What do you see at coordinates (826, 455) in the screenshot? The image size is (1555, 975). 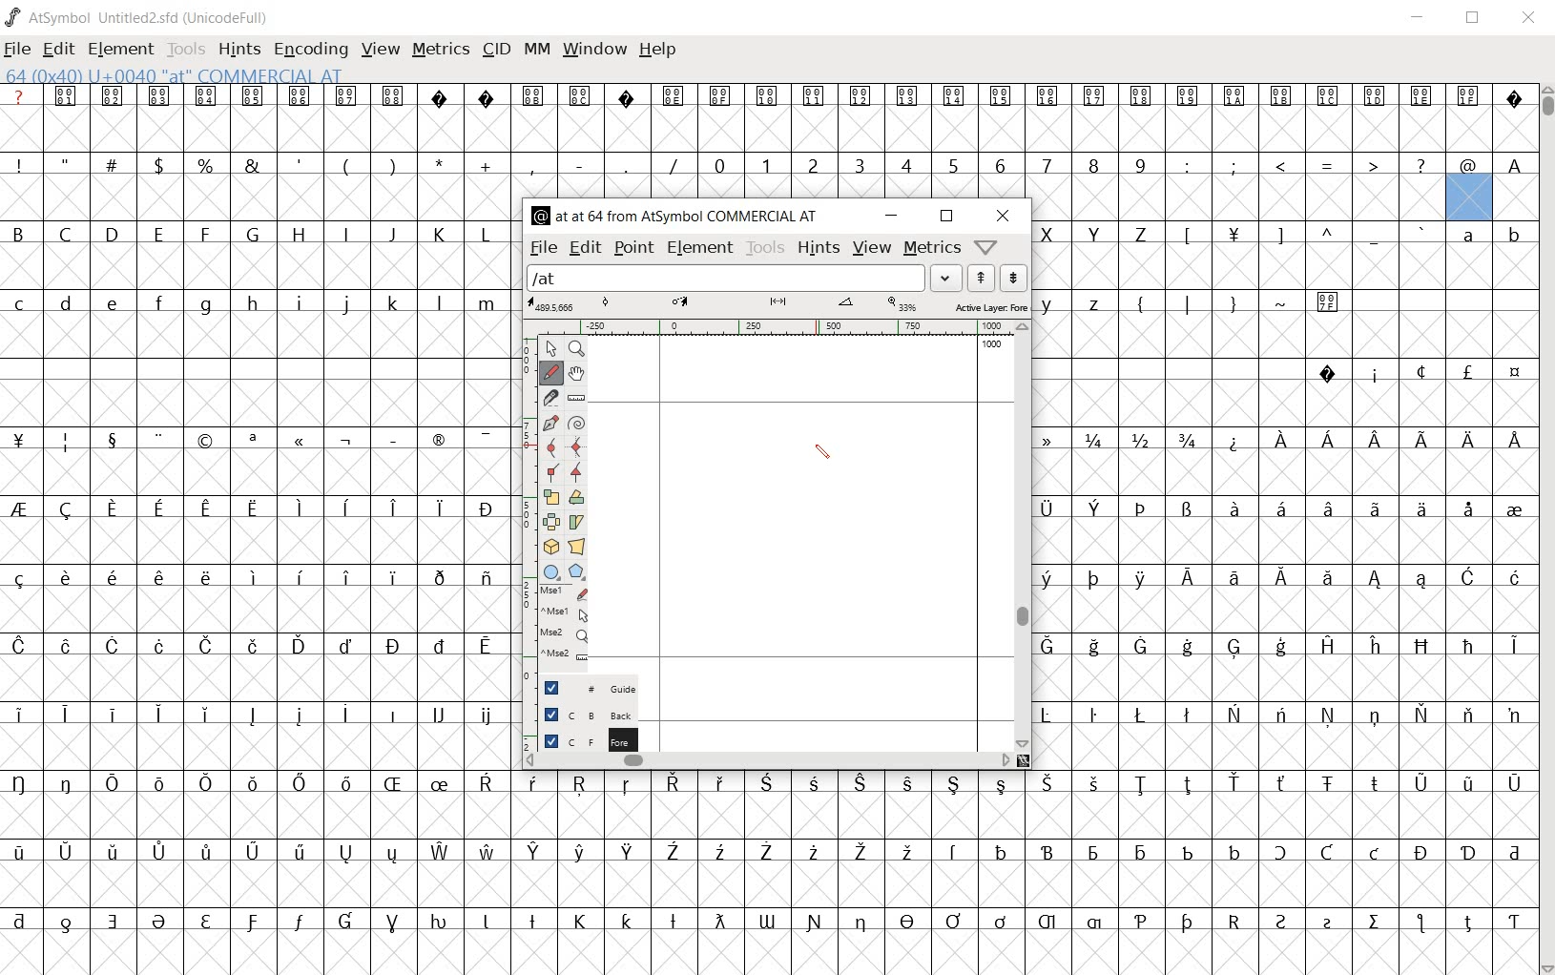 I see `pen tool` at bounding box center [826, 455].